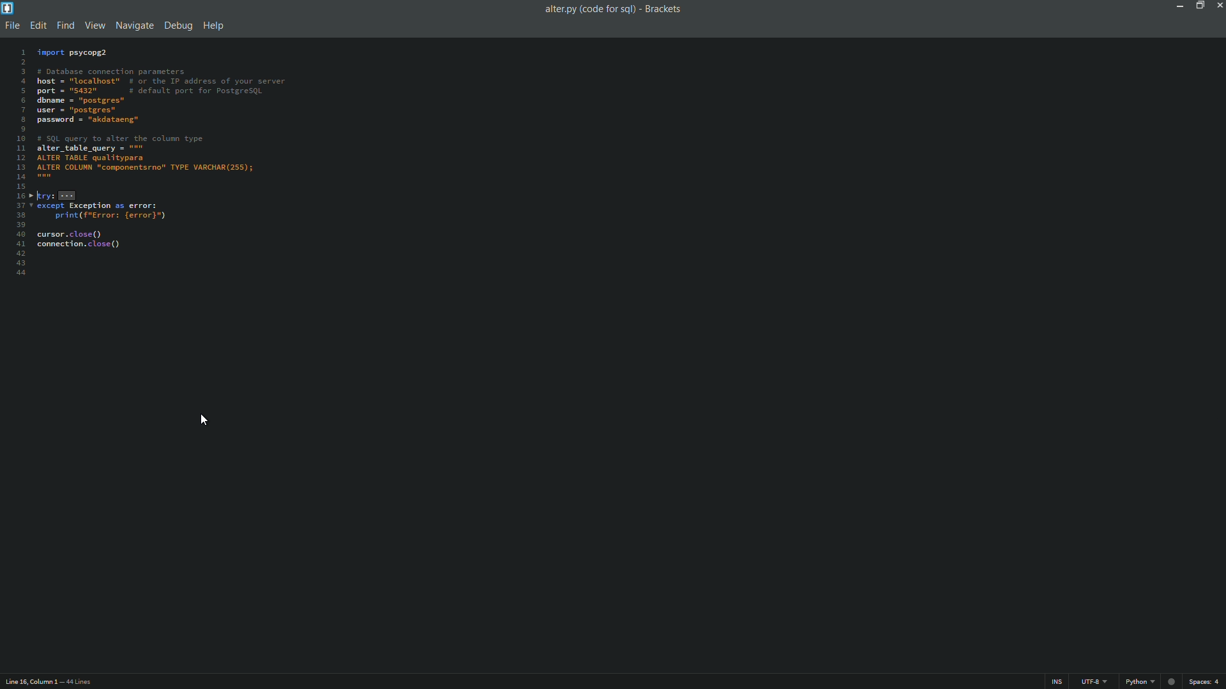  What do you see at coordinates (176, 26) in the screenshot?
I see `debug menu` at bounding box center [176, 26].